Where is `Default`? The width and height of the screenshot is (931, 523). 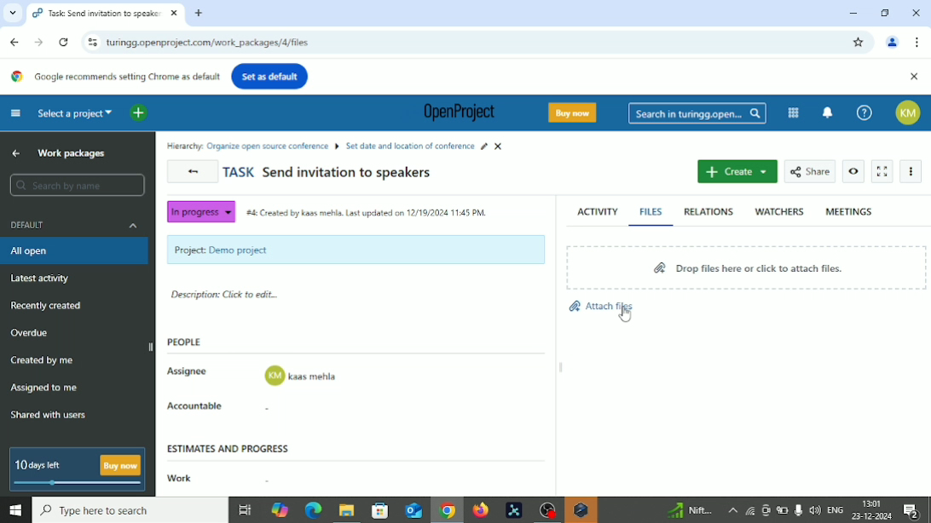 Default is located at coordinates (77, 224).